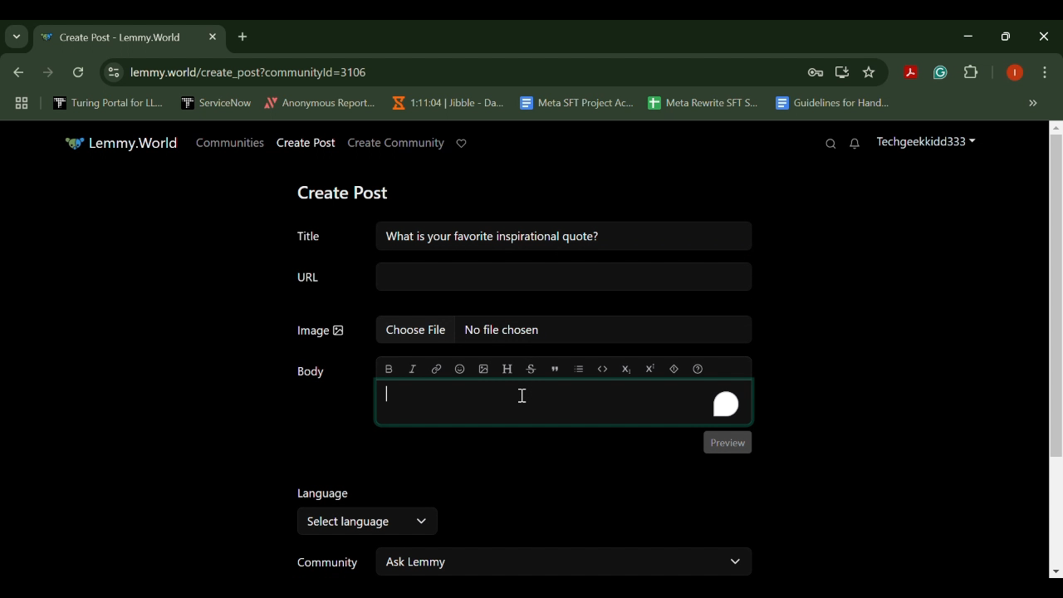 The height and width of the screenshot is (598, 1063). Describe the element at coordinates (245, 71) in the screenshot. I see `lemmy.world/create_post?communityld=3106` at that location.